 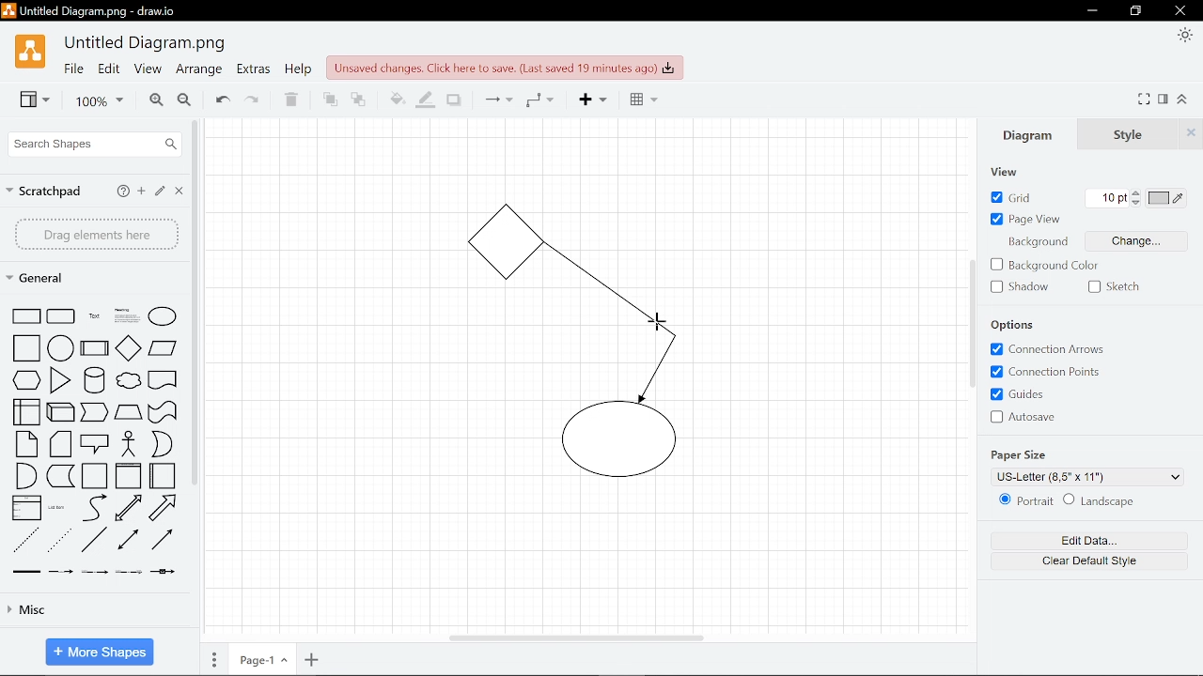 I want to click on Untitled Diagram.png, so click(x=147, y=44).